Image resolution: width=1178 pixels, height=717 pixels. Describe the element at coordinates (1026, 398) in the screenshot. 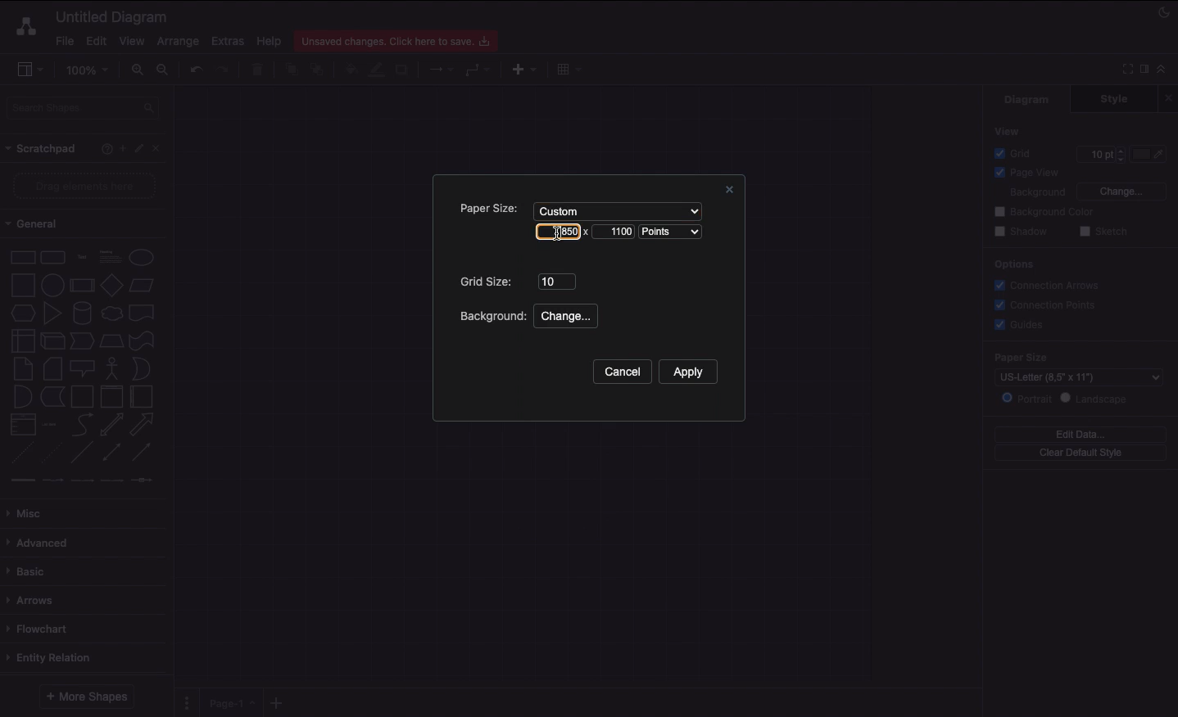

I see `Portrait ` at that location.